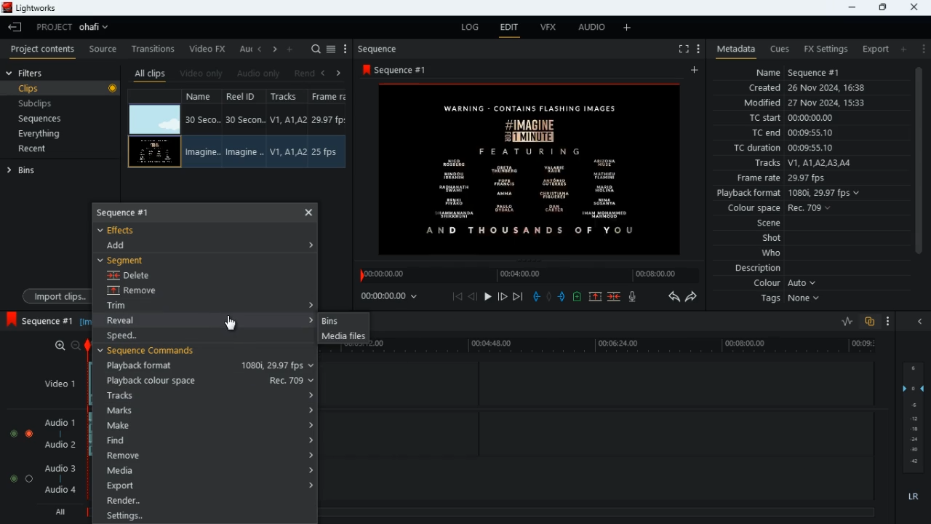  What do you see at coordinates (762, 223) in the screenshot?
I see `scene` at bounding box center [762, 223].